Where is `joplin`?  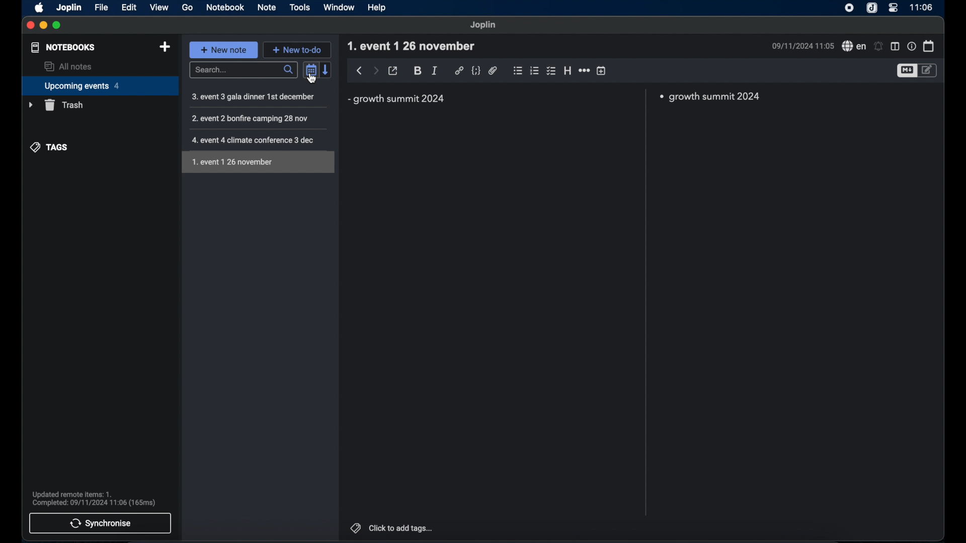
joplin is located at coordinates (69, 8).